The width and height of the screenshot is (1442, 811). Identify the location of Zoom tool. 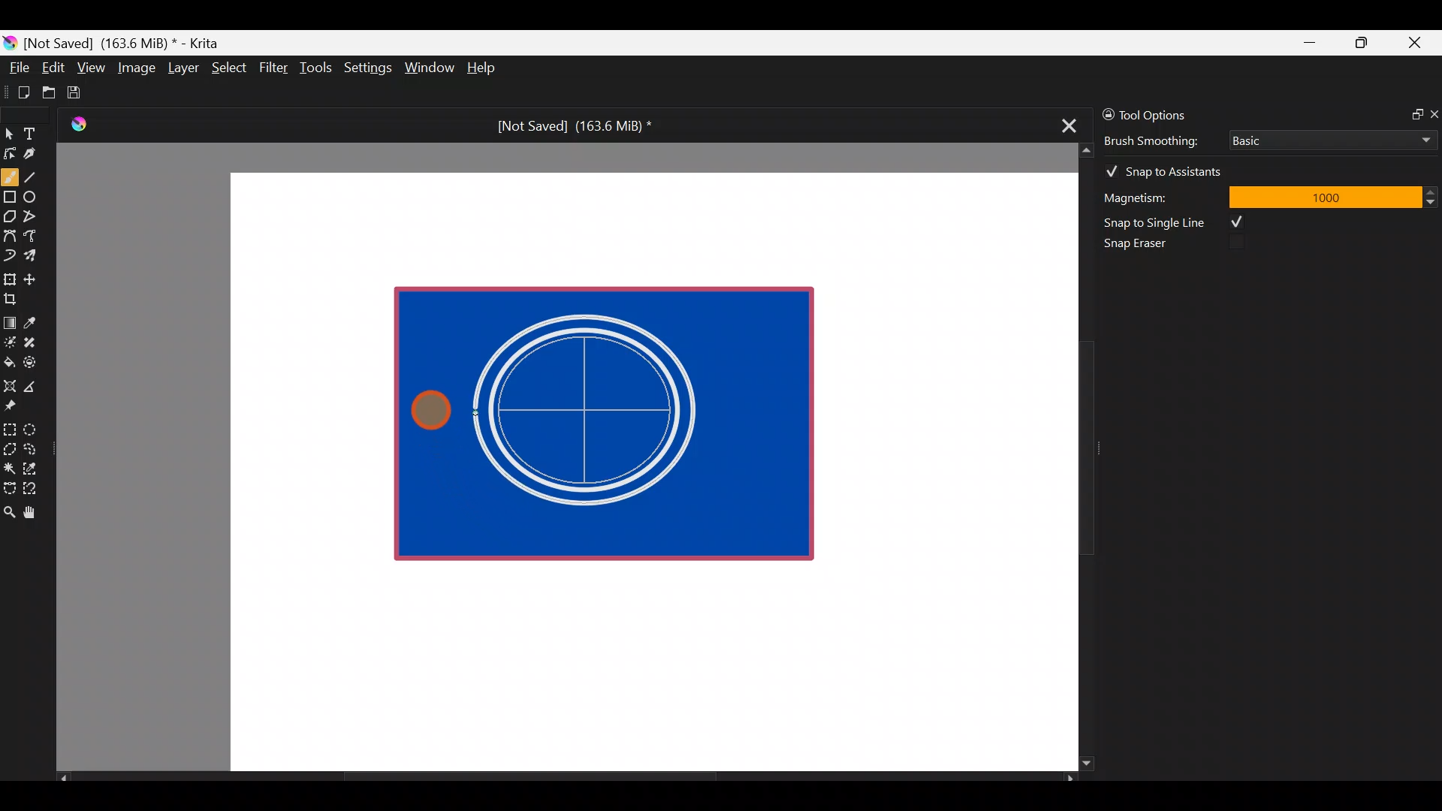
(9, 511).